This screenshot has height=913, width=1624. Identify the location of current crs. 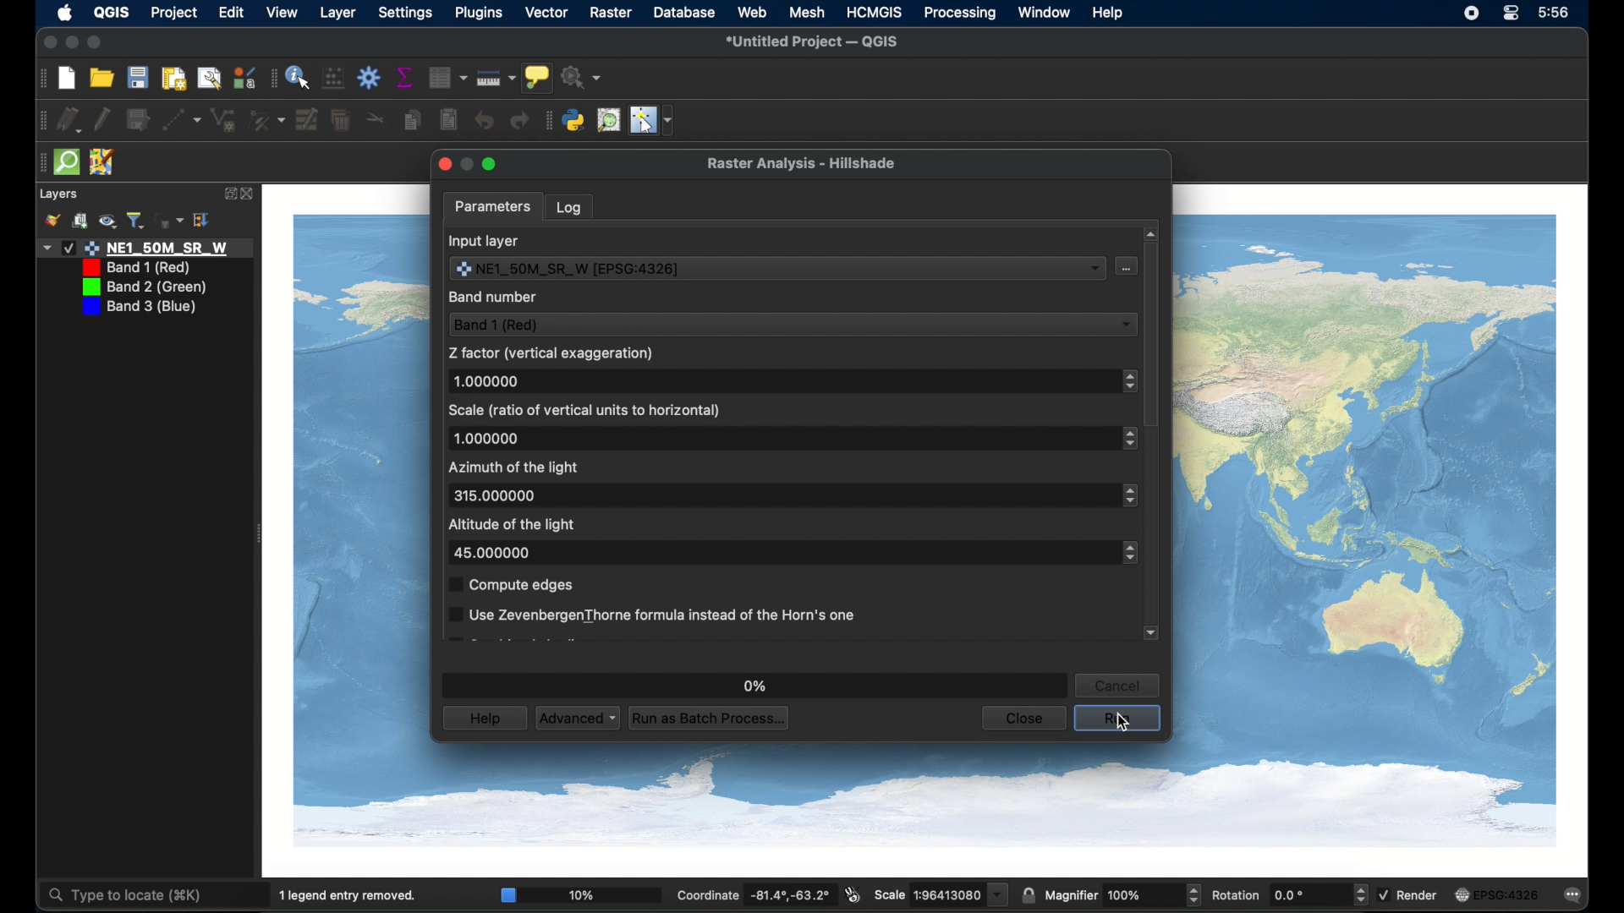
(1499, 895).